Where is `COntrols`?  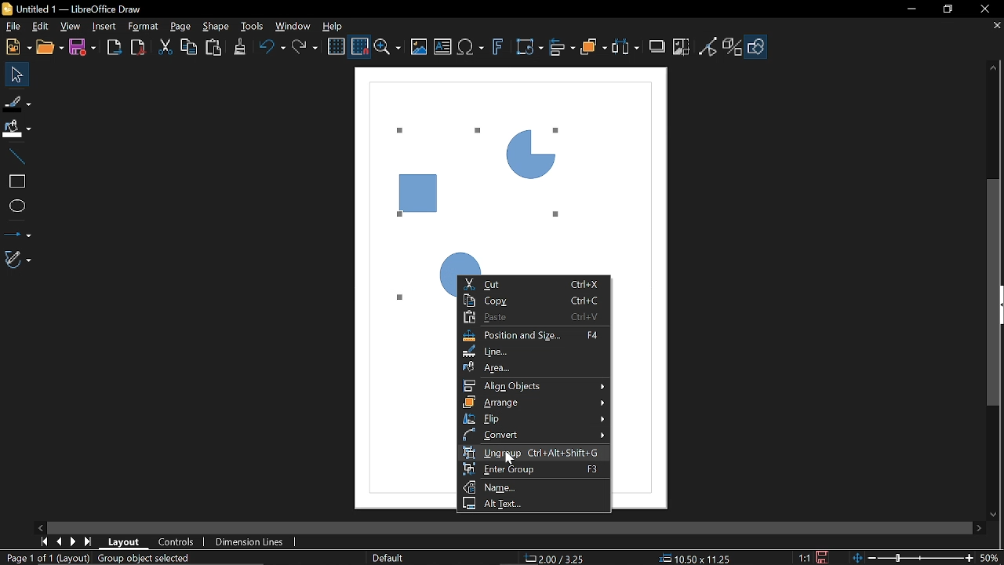 COntrols is located at coordinates (176, 542).